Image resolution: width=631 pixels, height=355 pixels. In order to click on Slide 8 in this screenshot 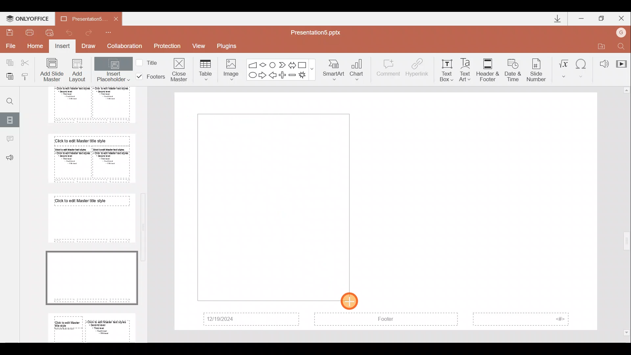, I will do `click(91, 276)`.